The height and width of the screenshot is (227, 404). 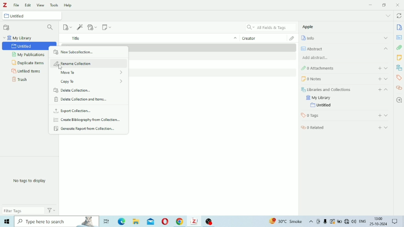 I want to click on Add Item (s) by Identifier, so click(x=80, y=27).